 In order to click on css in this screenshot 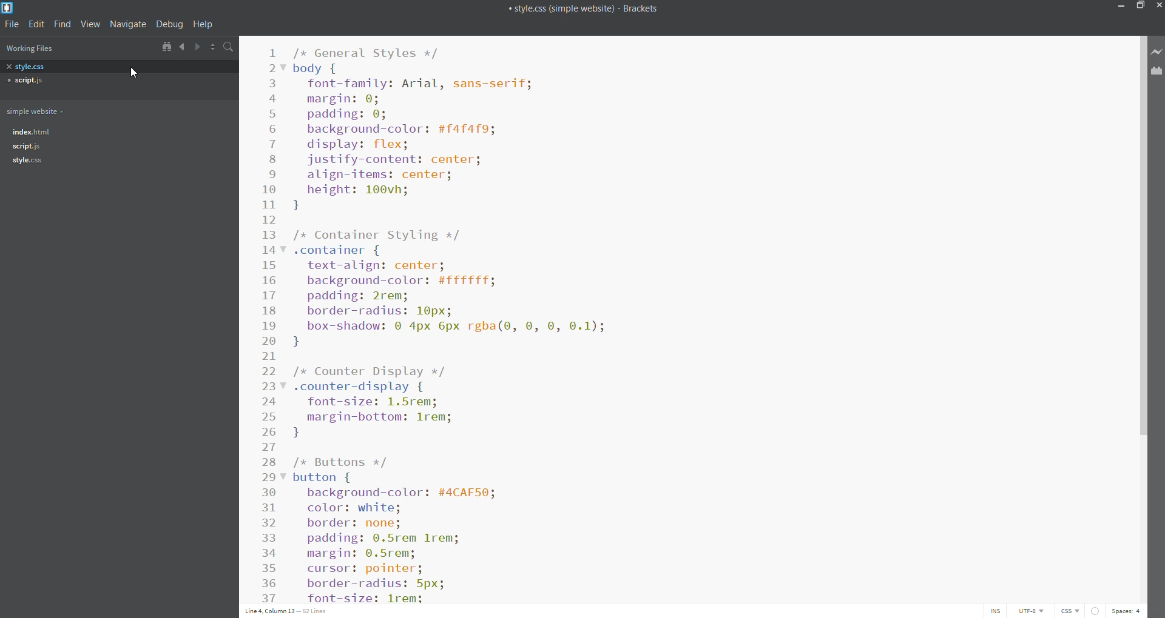, I will do `click(1072, 611)`.